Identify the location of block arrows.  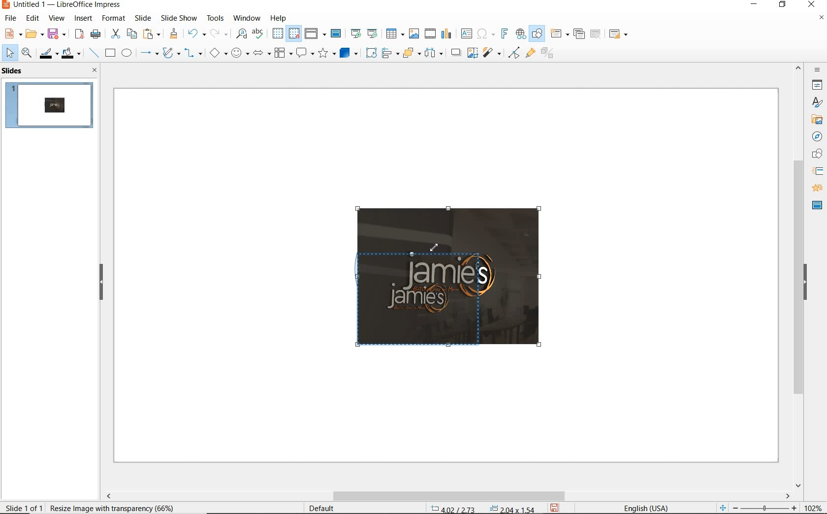
(260, 54).